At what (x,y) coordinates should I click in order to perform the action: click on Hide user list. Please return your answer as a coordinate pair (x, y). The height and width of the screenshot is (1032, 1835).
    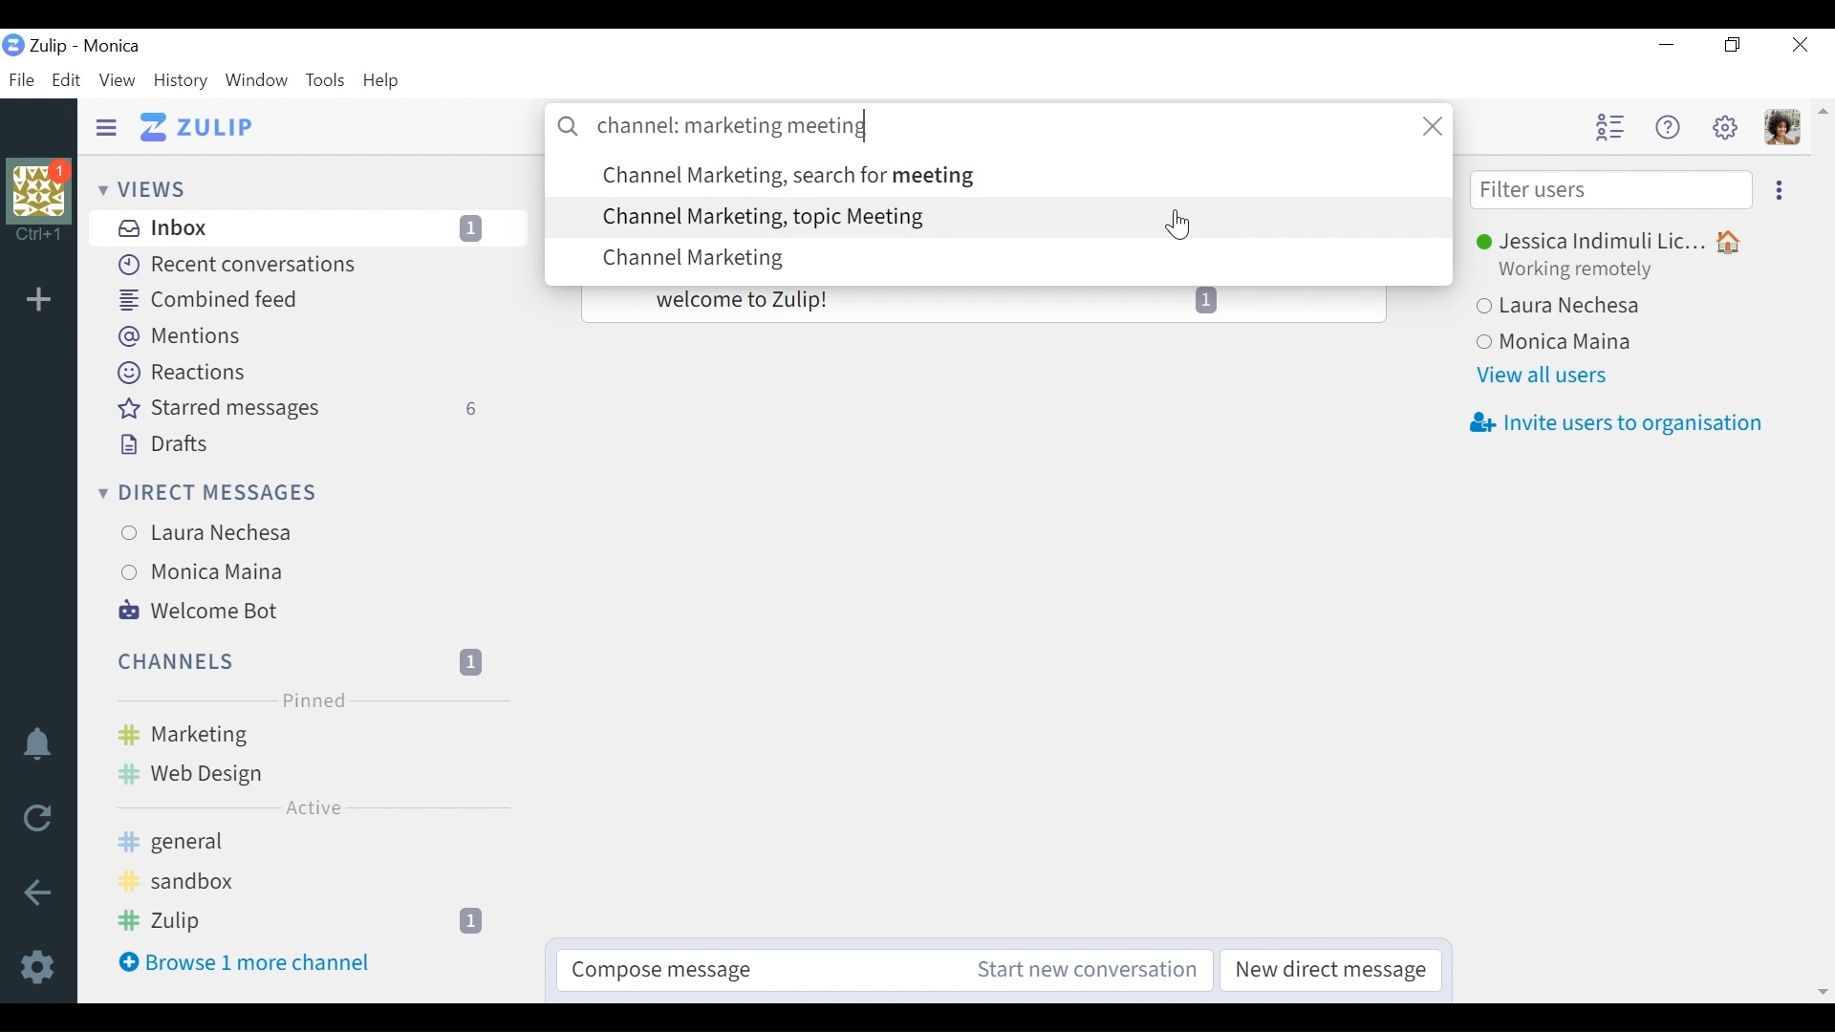
    Looking at the image, I should click on (1609, 126).